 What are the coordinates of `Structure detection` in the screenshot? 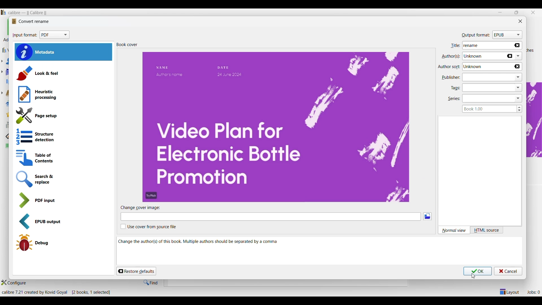 It's located at (62, 137).